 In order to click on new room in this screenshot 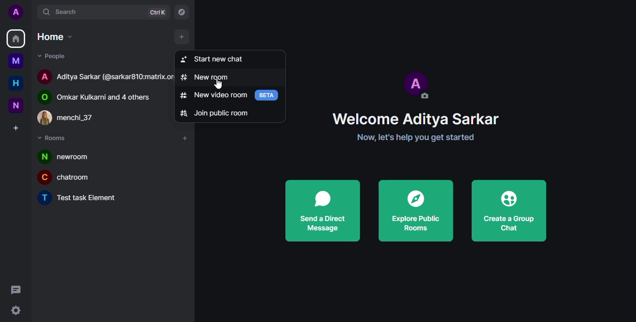, I will do `click(208, 77)`.